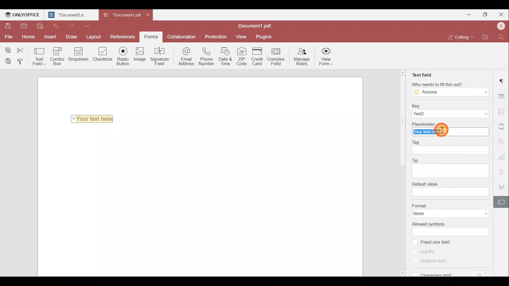  What do you see at coordinates (199, 202) in the screenshot?
I see `Working area` at bounding box center [199, 202].